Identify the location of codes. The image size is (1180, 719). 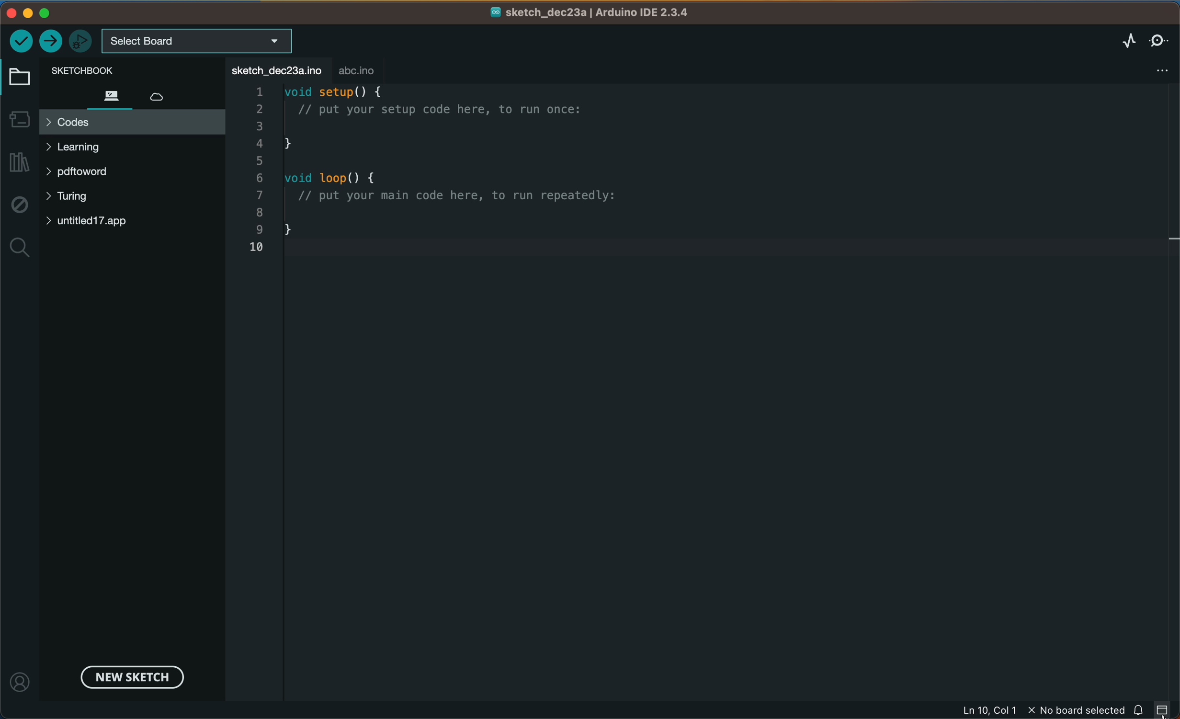
(131, 121).